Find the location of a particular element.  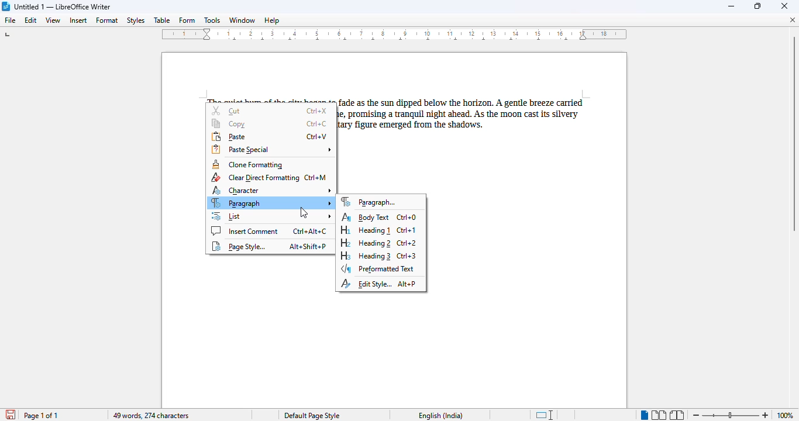

heading 2 is located at coordinates (378, 243).